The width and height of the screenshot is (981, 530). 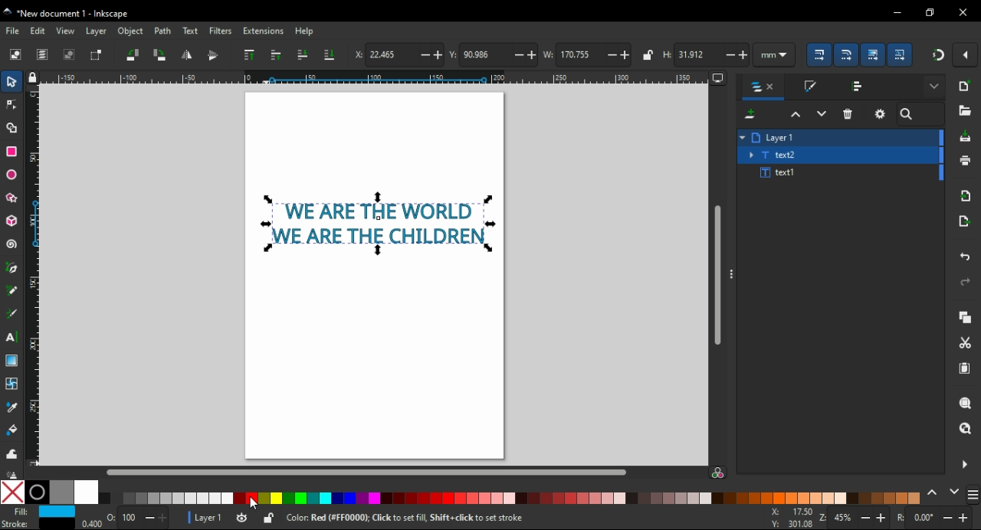 I want to click on node tool, so click(x=14, y=104).